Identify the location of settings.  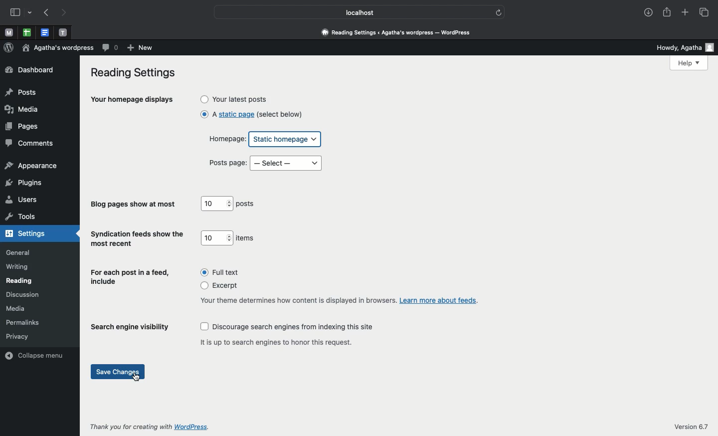
(28, 234).